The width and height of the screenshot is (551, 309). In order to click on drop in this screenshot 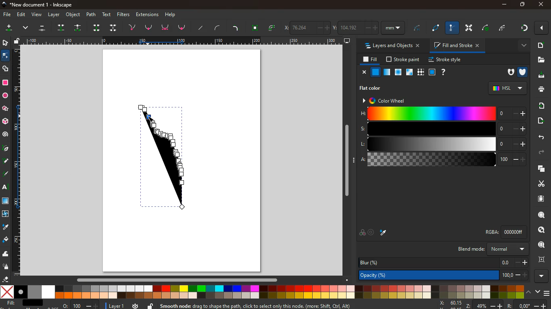, I will do `click(63, 27)`.